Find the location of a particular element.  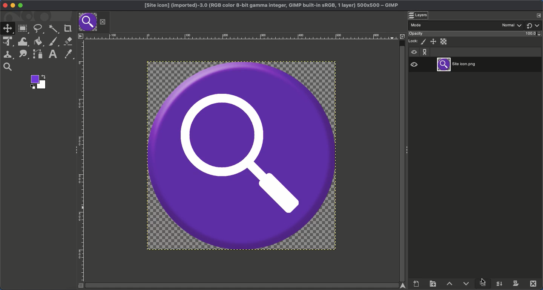

Create a new layer is located at coordinates (416, 283).